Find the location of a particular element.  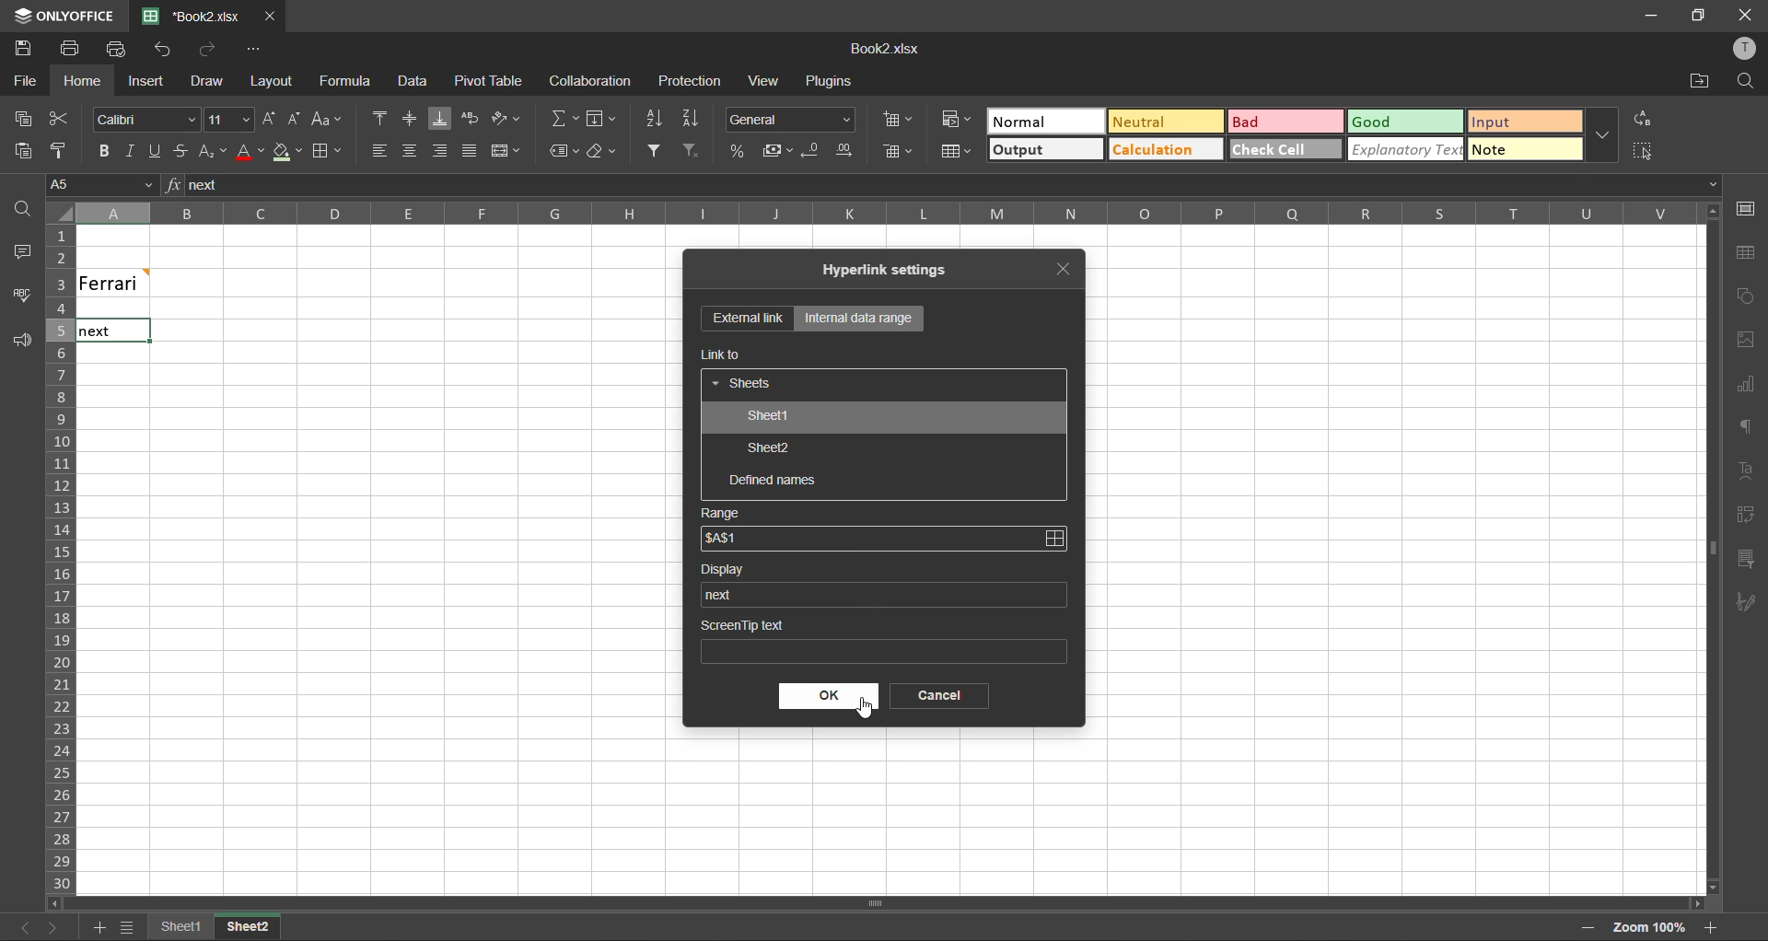

change case is located at coordinates (328, 119).